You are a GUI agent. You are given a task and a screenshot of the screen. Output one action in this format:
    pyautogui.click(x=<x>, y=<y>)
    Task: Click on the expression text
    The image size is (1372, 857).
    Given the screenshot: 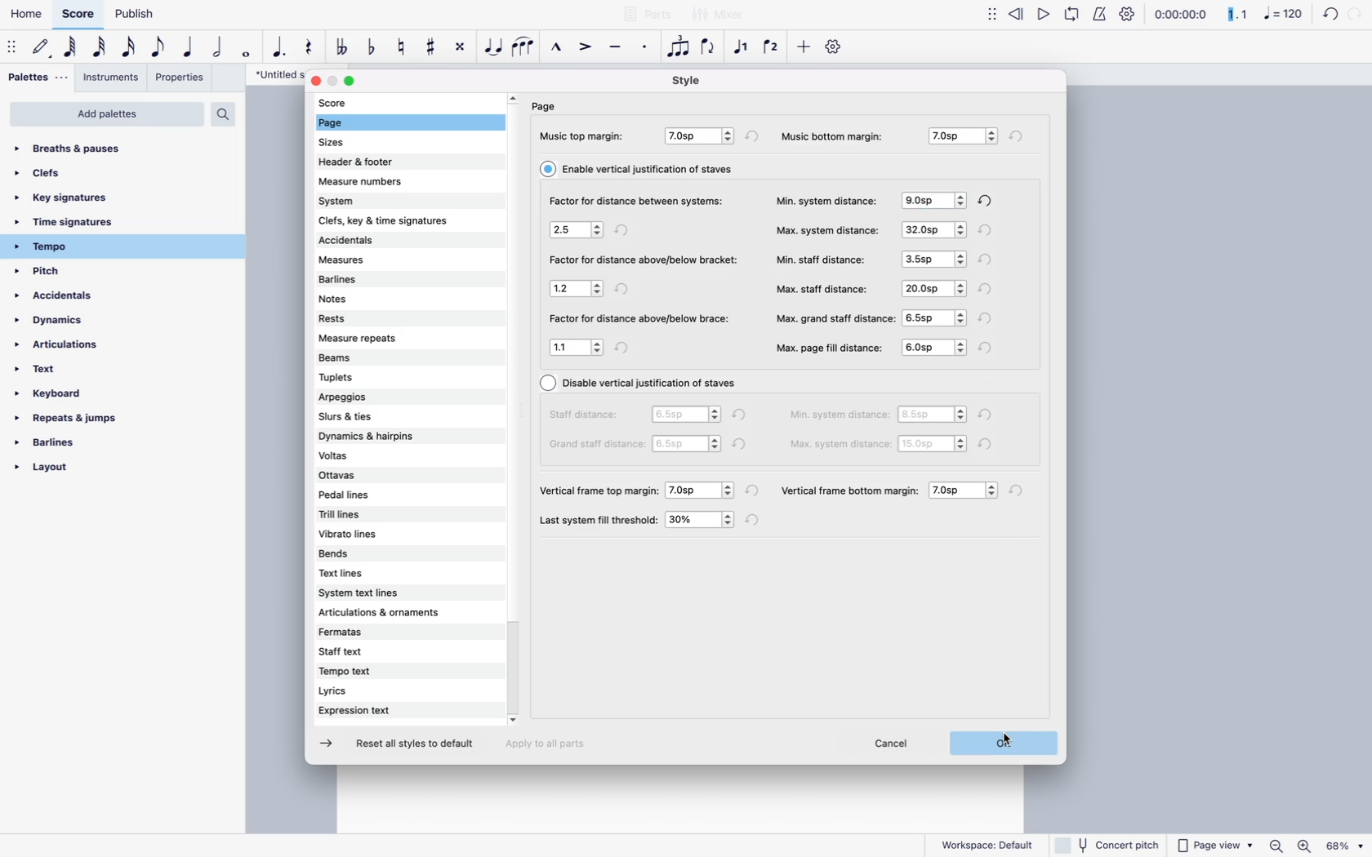 What is the action you would take?
    pyautogui.click(x=373, y=711)
    